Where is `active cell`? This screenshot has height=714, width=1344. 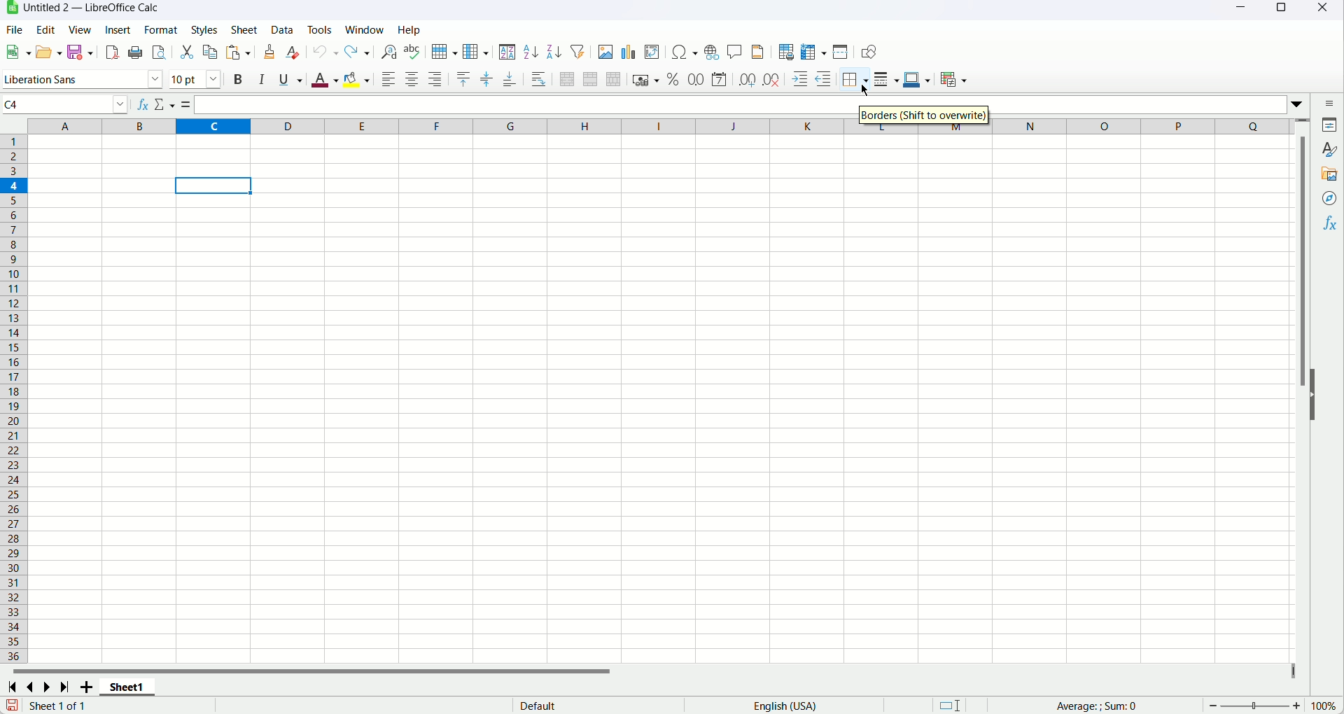 active cell is located at coordinates (216, 187).